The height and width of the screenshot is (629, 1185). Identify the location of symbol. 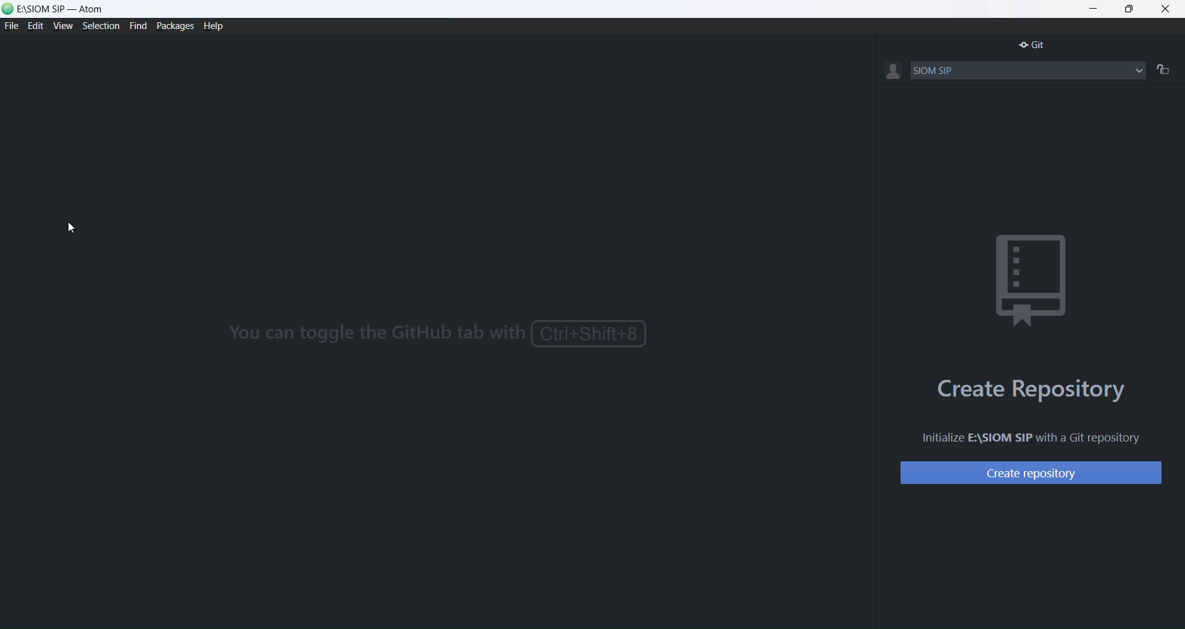
(1027, 276).